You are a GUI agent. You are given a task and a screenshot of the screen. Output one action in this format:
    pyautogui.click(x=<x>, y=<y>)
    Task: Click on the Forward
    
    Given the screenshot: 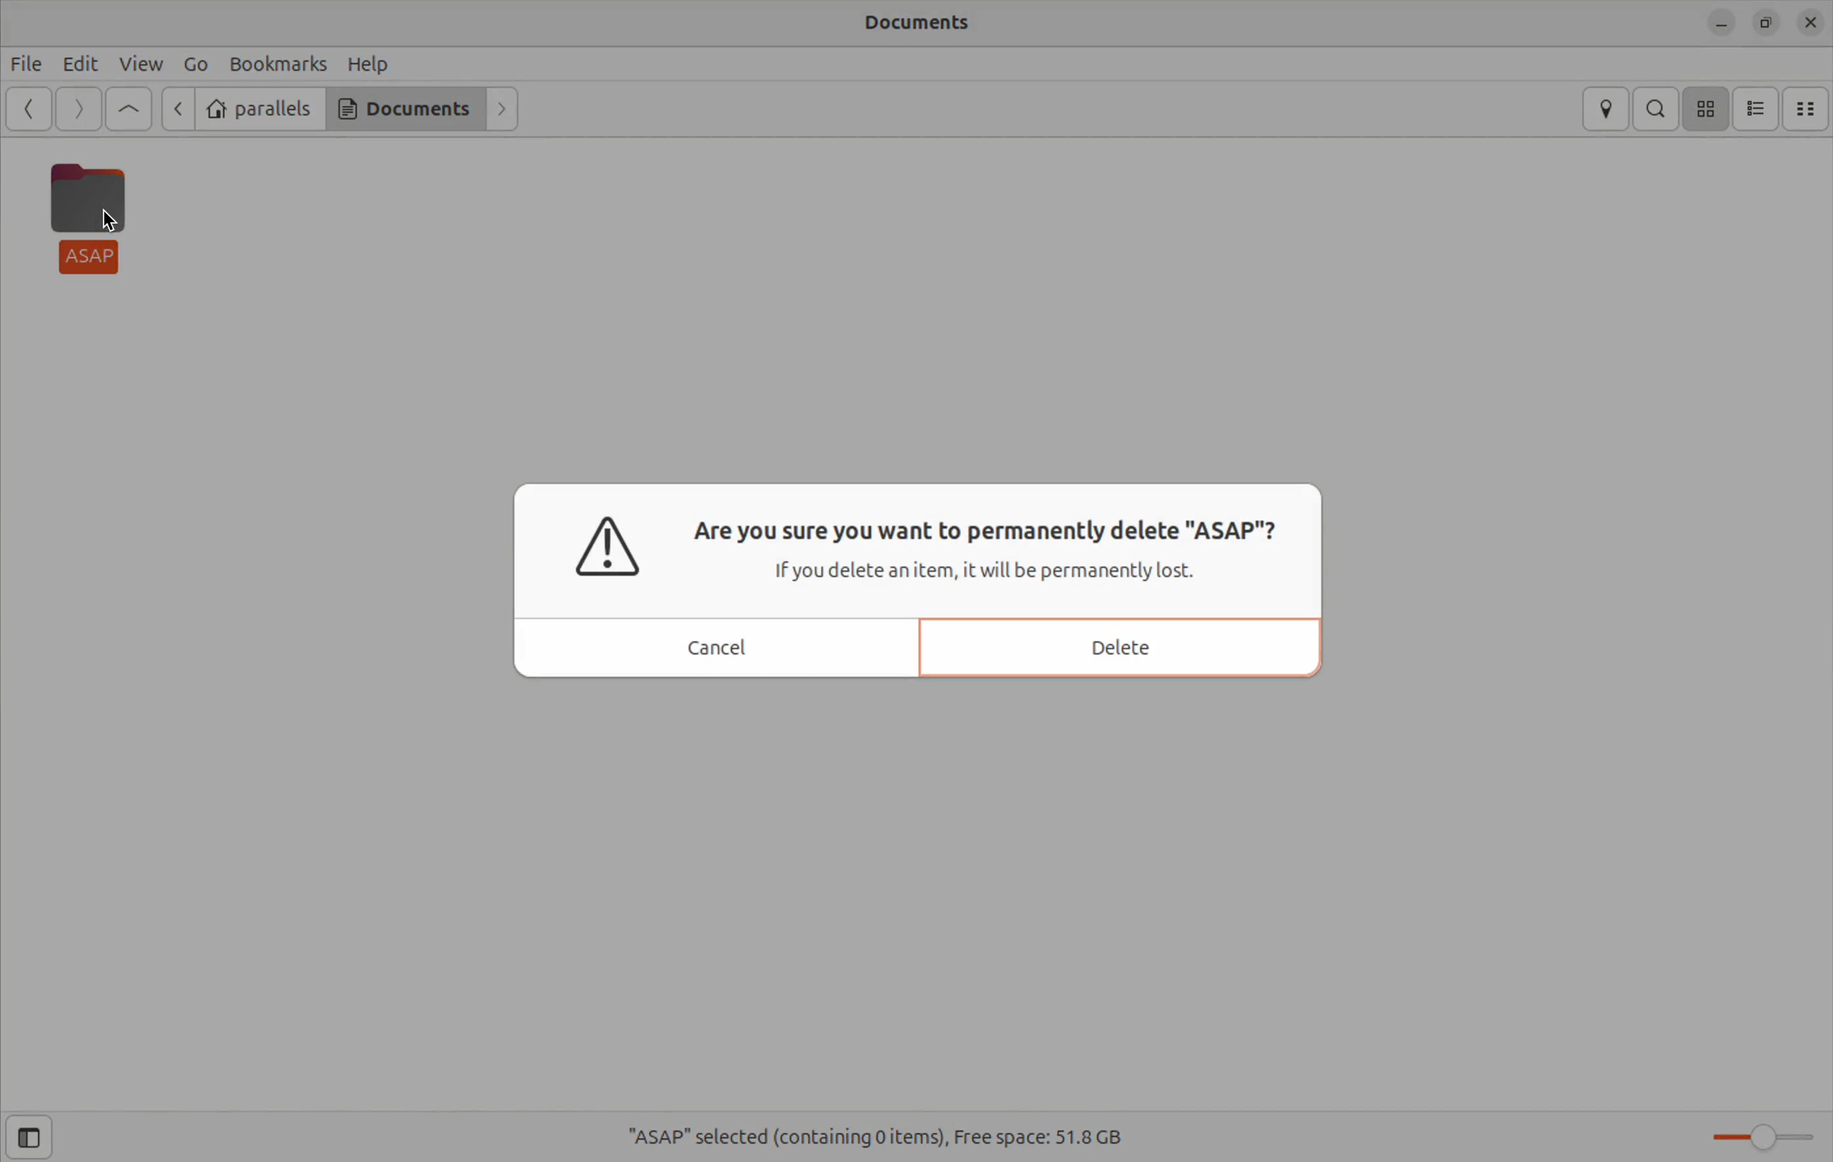 What is the action you would take?
    pyautogui.click(x=79, y=110)
    